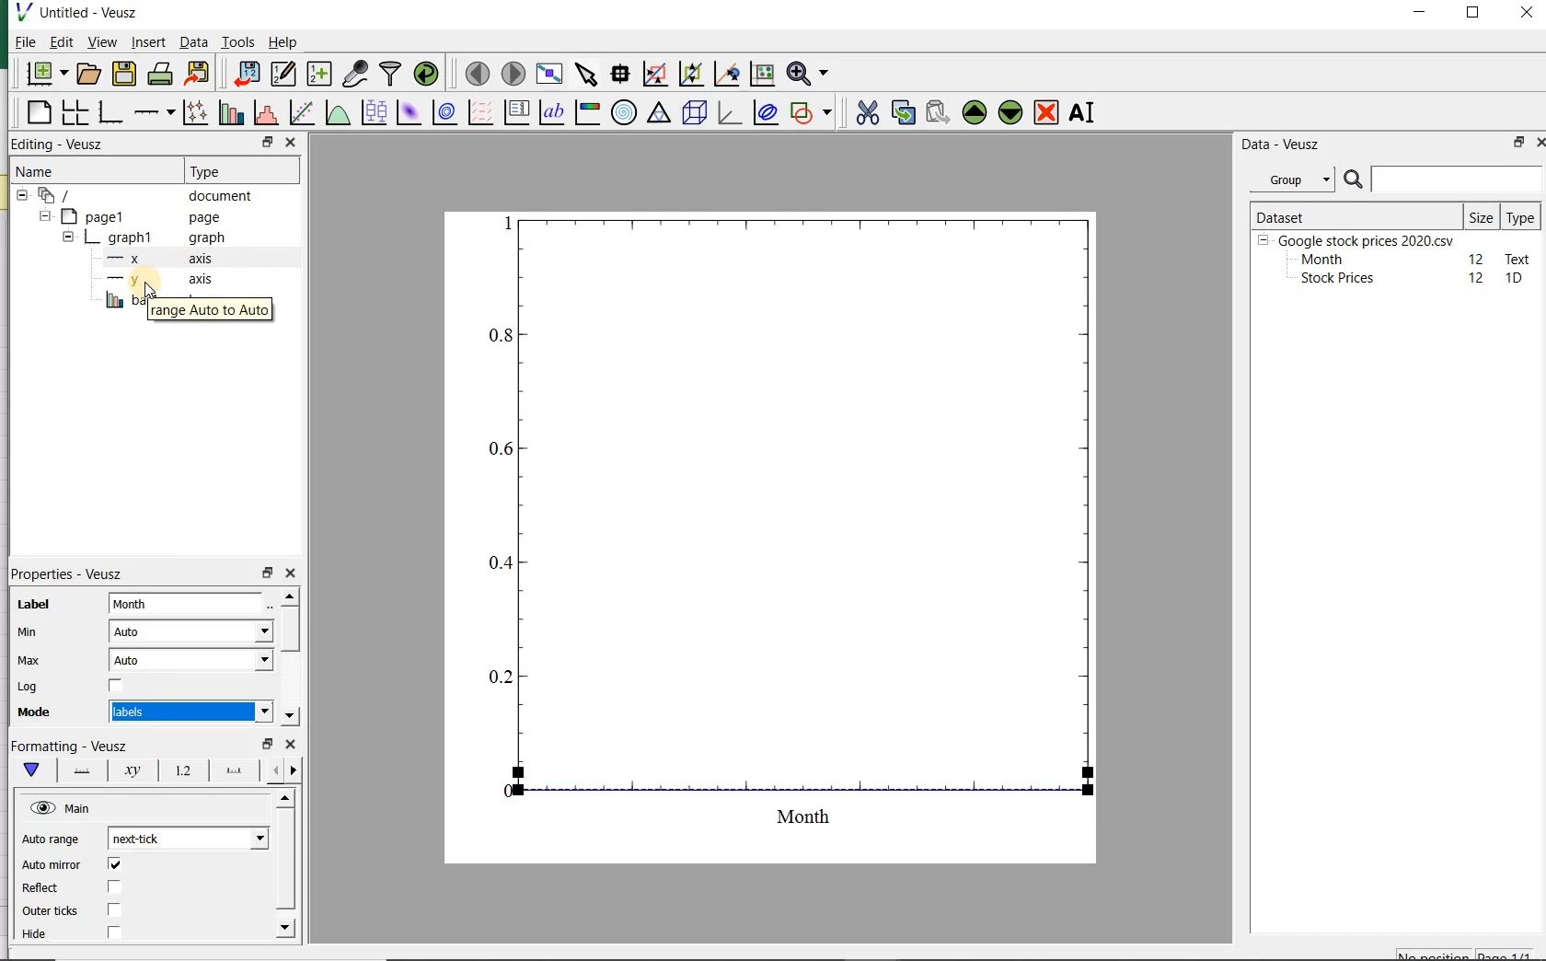 This screenshot has width=1546, height=961. What do you see at coordinates (90, 73) in the screenshot?
I see `open a document` at bounding box center [90, 73].